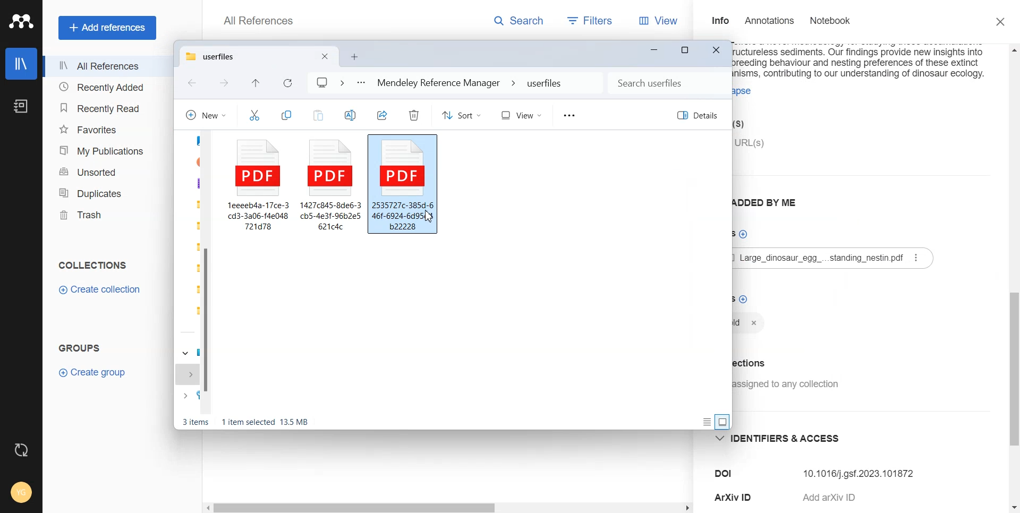 Image resolution: width=1020 pixels, height=513 pixels. I want to click on Create Collection, so click(101, 289).